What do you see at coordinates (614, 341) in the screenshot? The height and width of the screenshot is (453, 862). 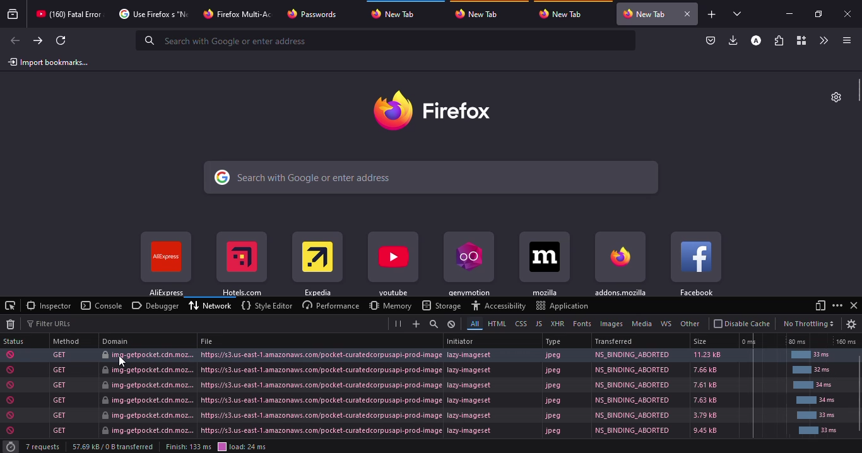 I see `transferred` at bounding box center [614, 341].